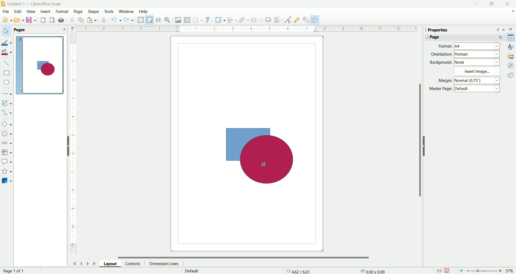 The width and height of the screenshot is (516, 274). What do you see at coordinates (32, 20) in the screenshot?
I see `save` at bounding box center [32, 20].